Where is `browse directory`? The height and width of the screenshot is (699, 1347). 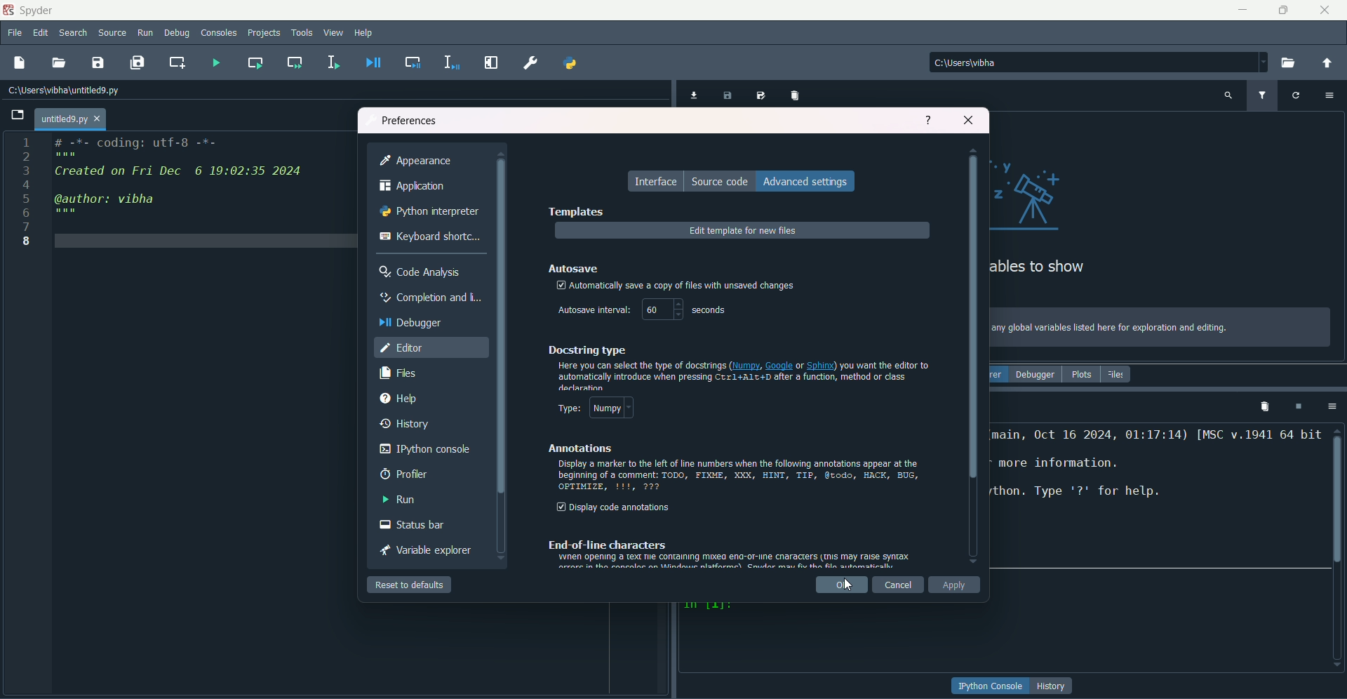
browse directory is located at coordinates (1289, 63).